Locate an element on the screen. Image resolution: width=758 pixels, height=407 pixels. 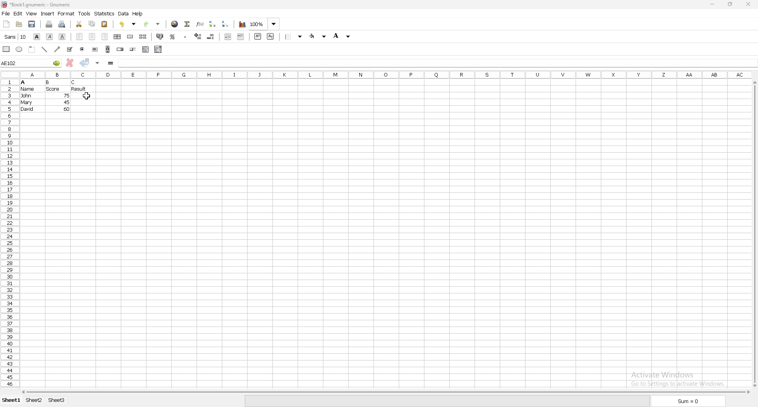
a is located at coordinates (23, 82).